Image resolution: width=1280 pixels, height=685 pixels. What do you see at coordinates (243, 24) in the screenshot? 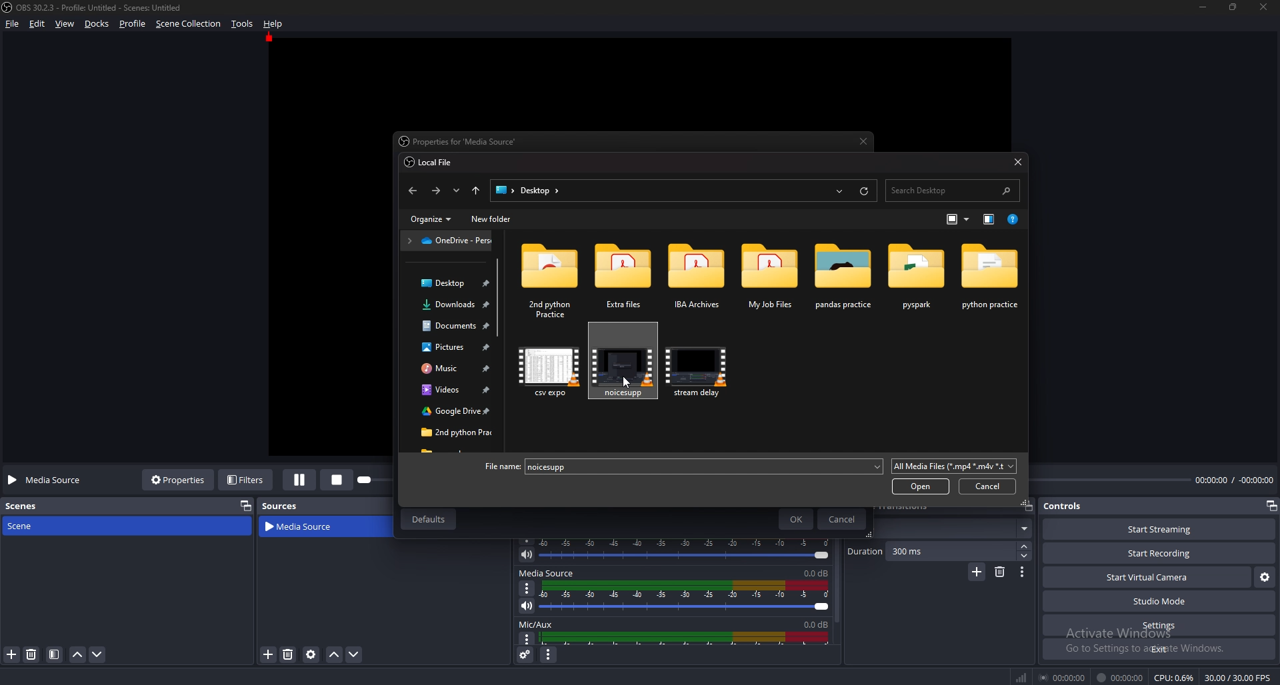
I see `Tools` at bounding box center [243, 24].